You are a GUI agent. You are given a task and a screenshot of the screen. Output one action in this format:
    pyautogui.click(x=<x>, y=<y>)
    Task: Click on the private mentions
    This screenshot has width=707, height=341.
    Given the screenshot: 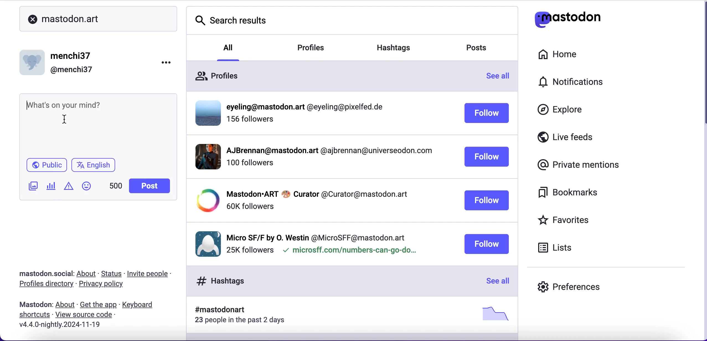 What is the action you would take?
    pyautogui.click(x=576, y=165)
    